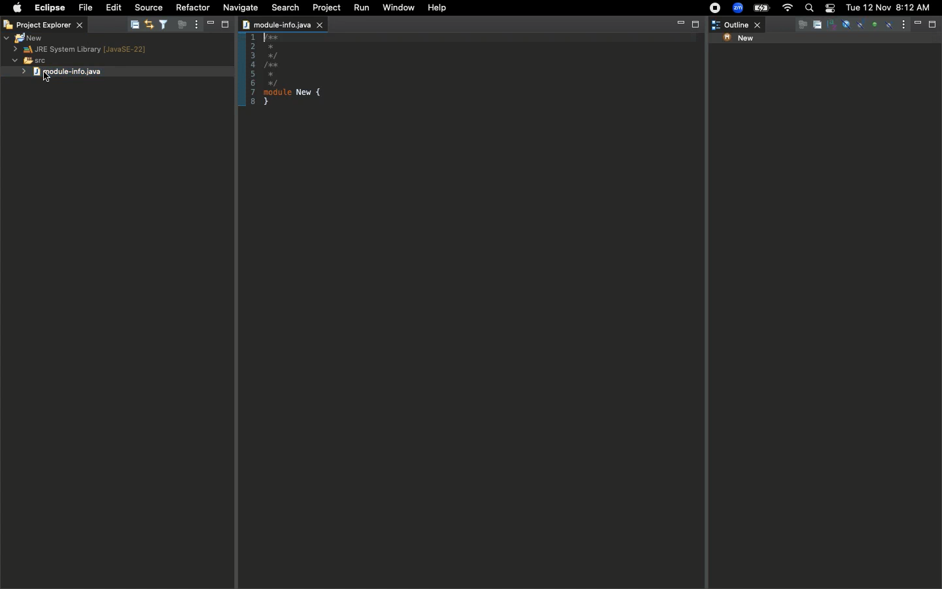 The image size is (942, 589). What do you see at coordinates (846, 24) in the screenshot?
I see `` at bounding box center [846, 24].